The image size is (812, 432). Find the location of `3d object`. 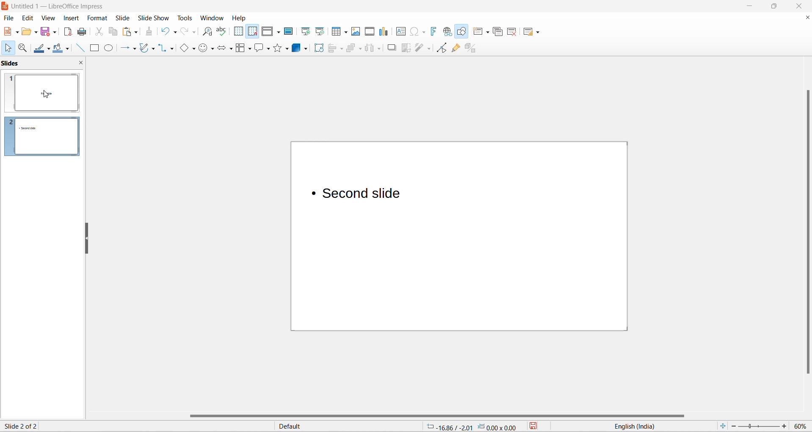

3d object is located at coordinates (296, 50).